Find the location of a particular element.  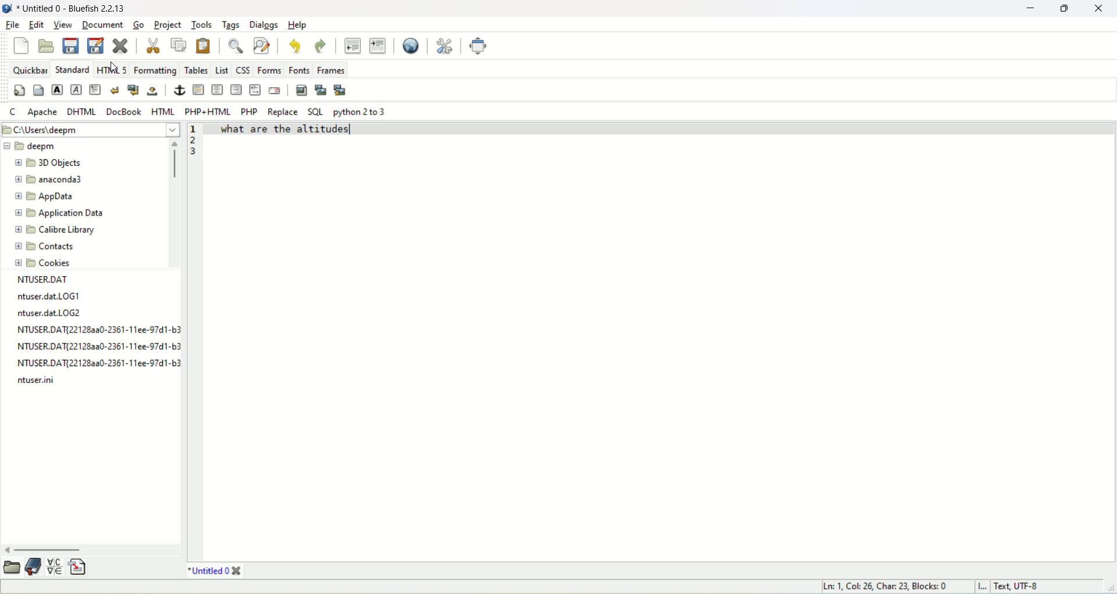

line number is located at coordinates (195, 142).